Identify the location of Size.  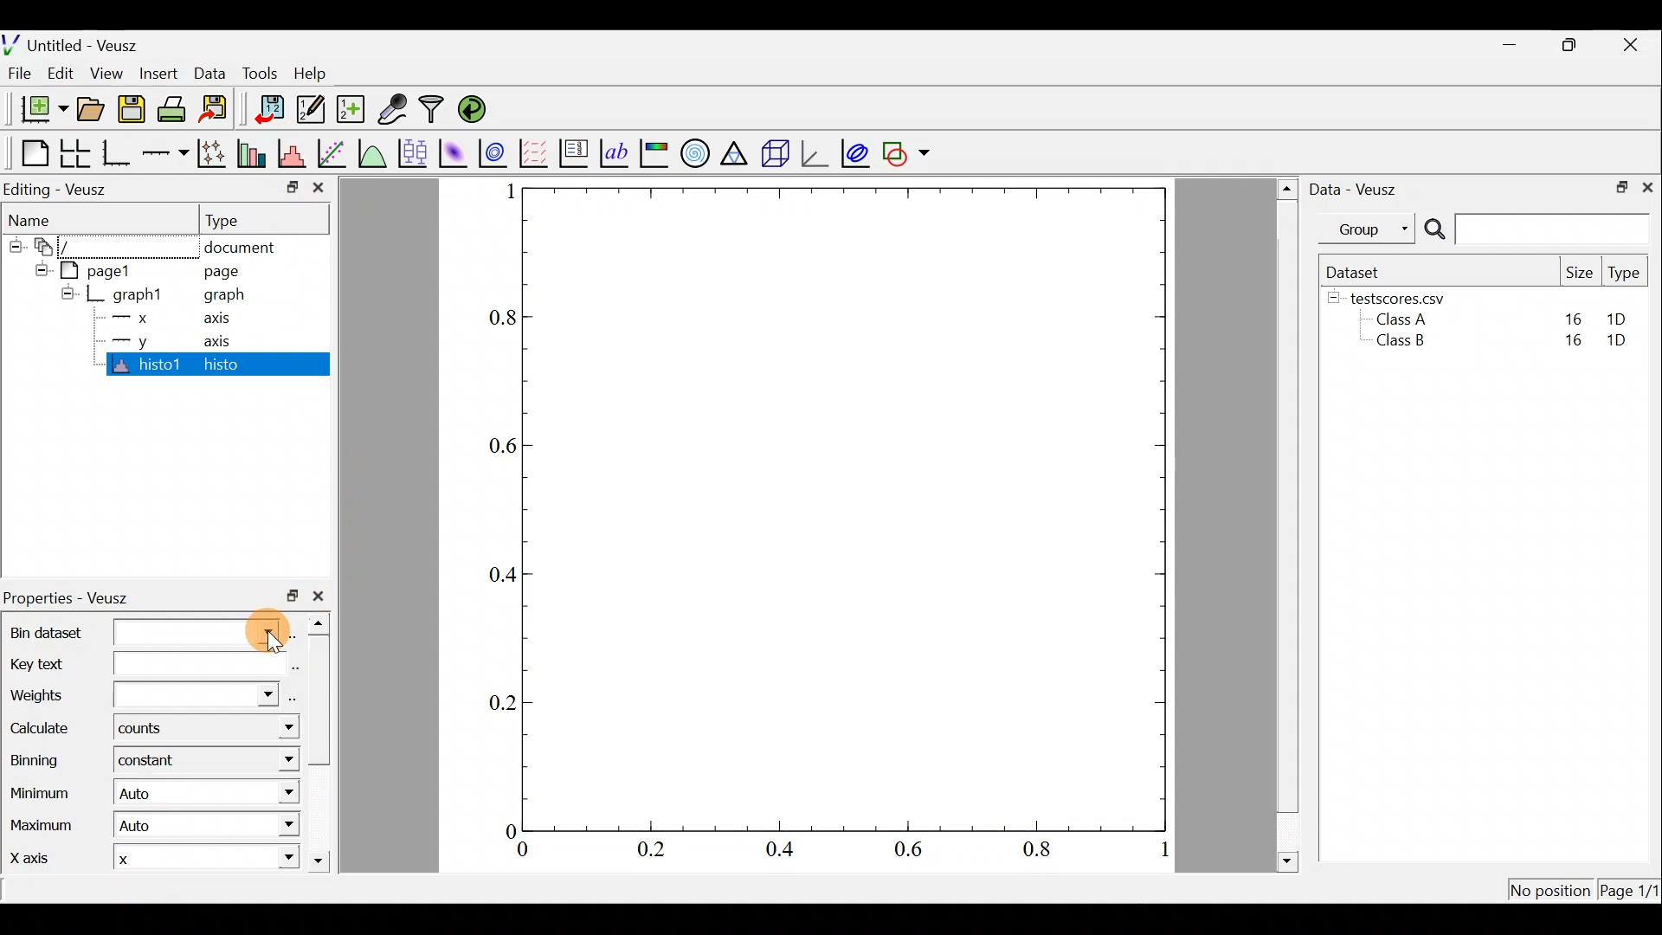
(1580, 272).